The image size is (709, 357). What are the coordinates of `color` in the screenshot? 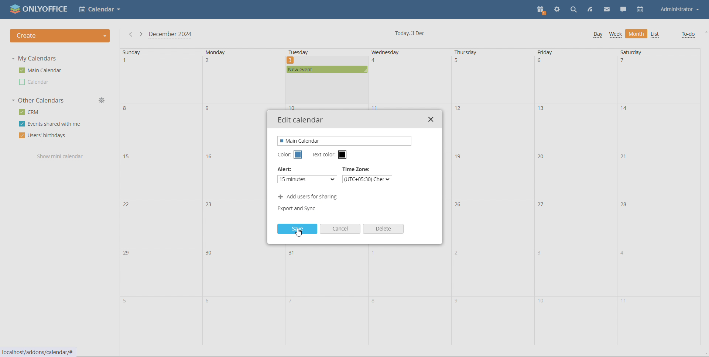 It's located at (283, 155).